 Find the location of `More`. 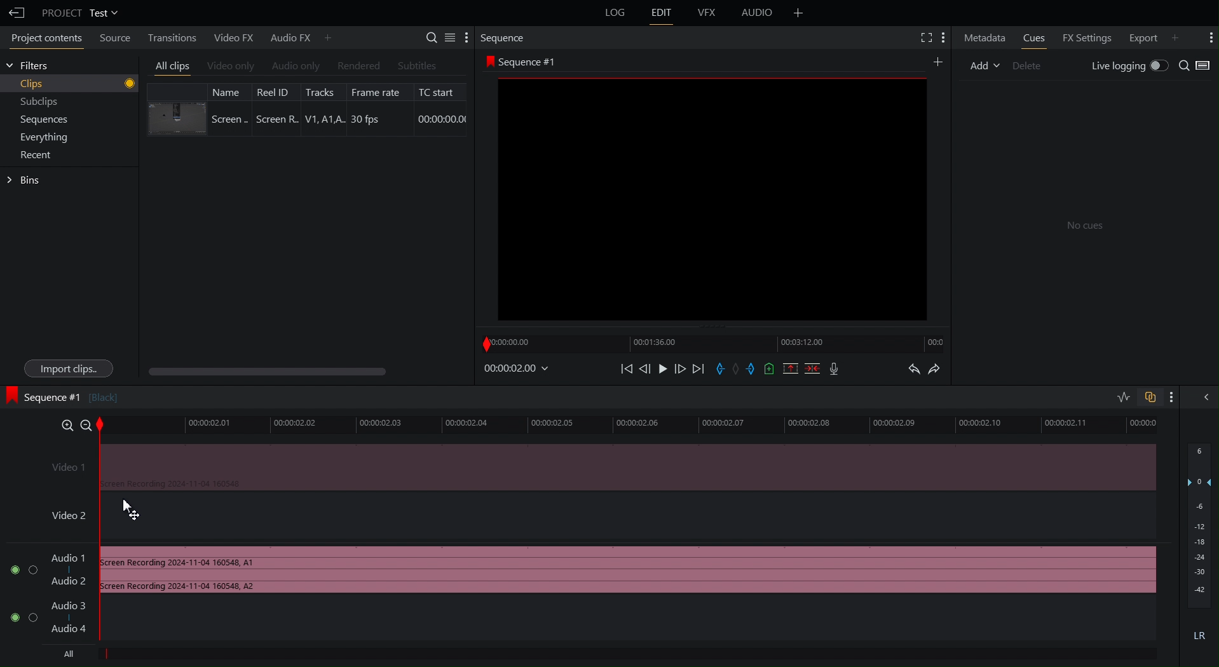

More is located at coordinates (1177, 396).